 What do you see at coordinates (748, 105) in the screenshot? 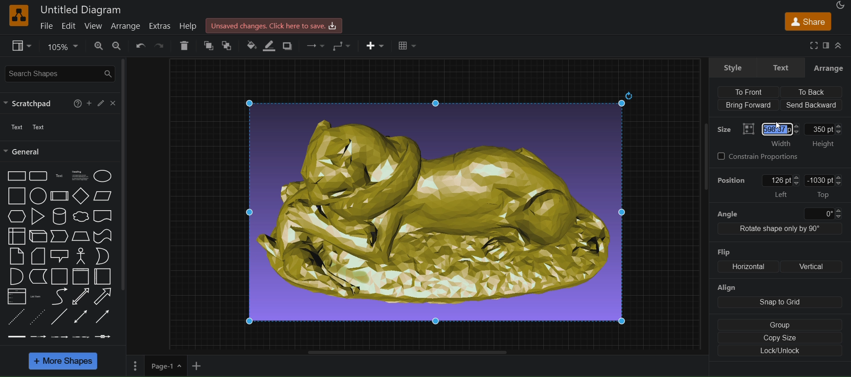
I see `Bring Forward (align)` at bounding box center [748, 105].